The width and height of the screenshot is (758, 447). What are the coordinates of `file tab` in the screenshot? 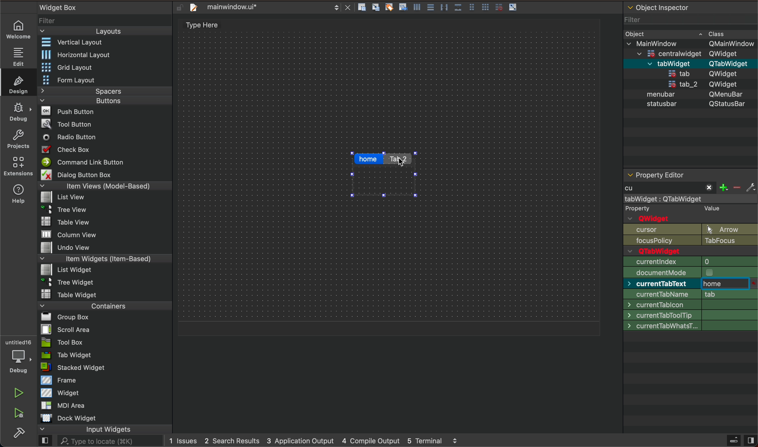 It's located at (267, 7).